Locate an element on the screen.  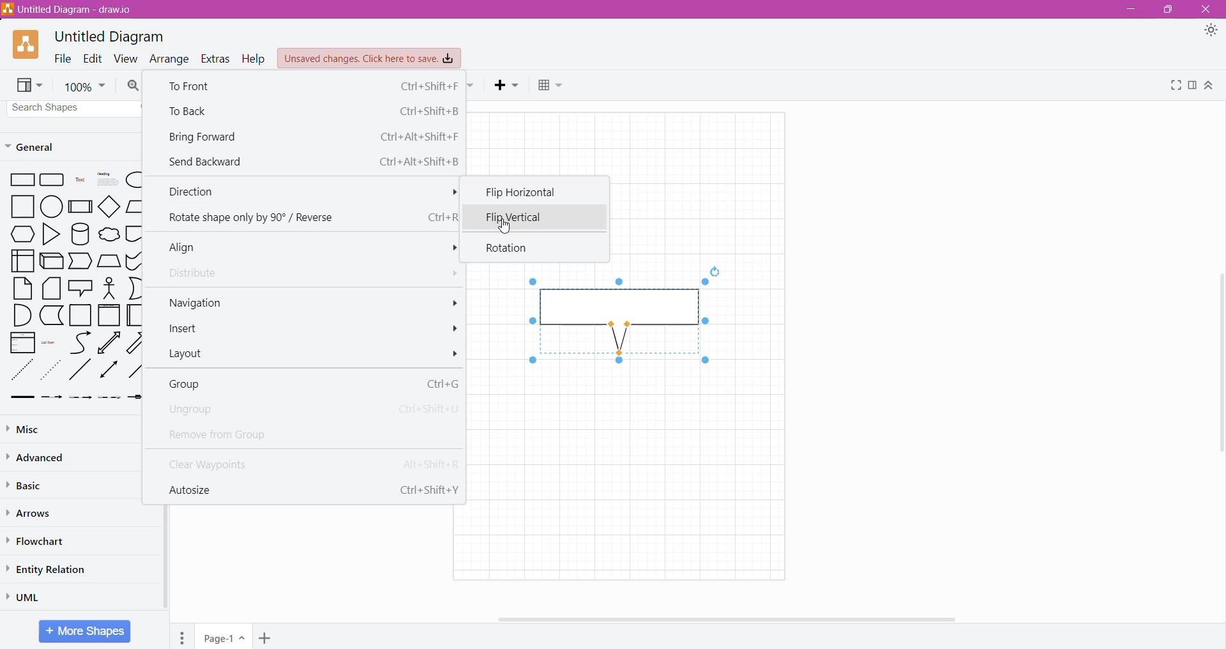
Advanced is located at coordinates (38, 457).